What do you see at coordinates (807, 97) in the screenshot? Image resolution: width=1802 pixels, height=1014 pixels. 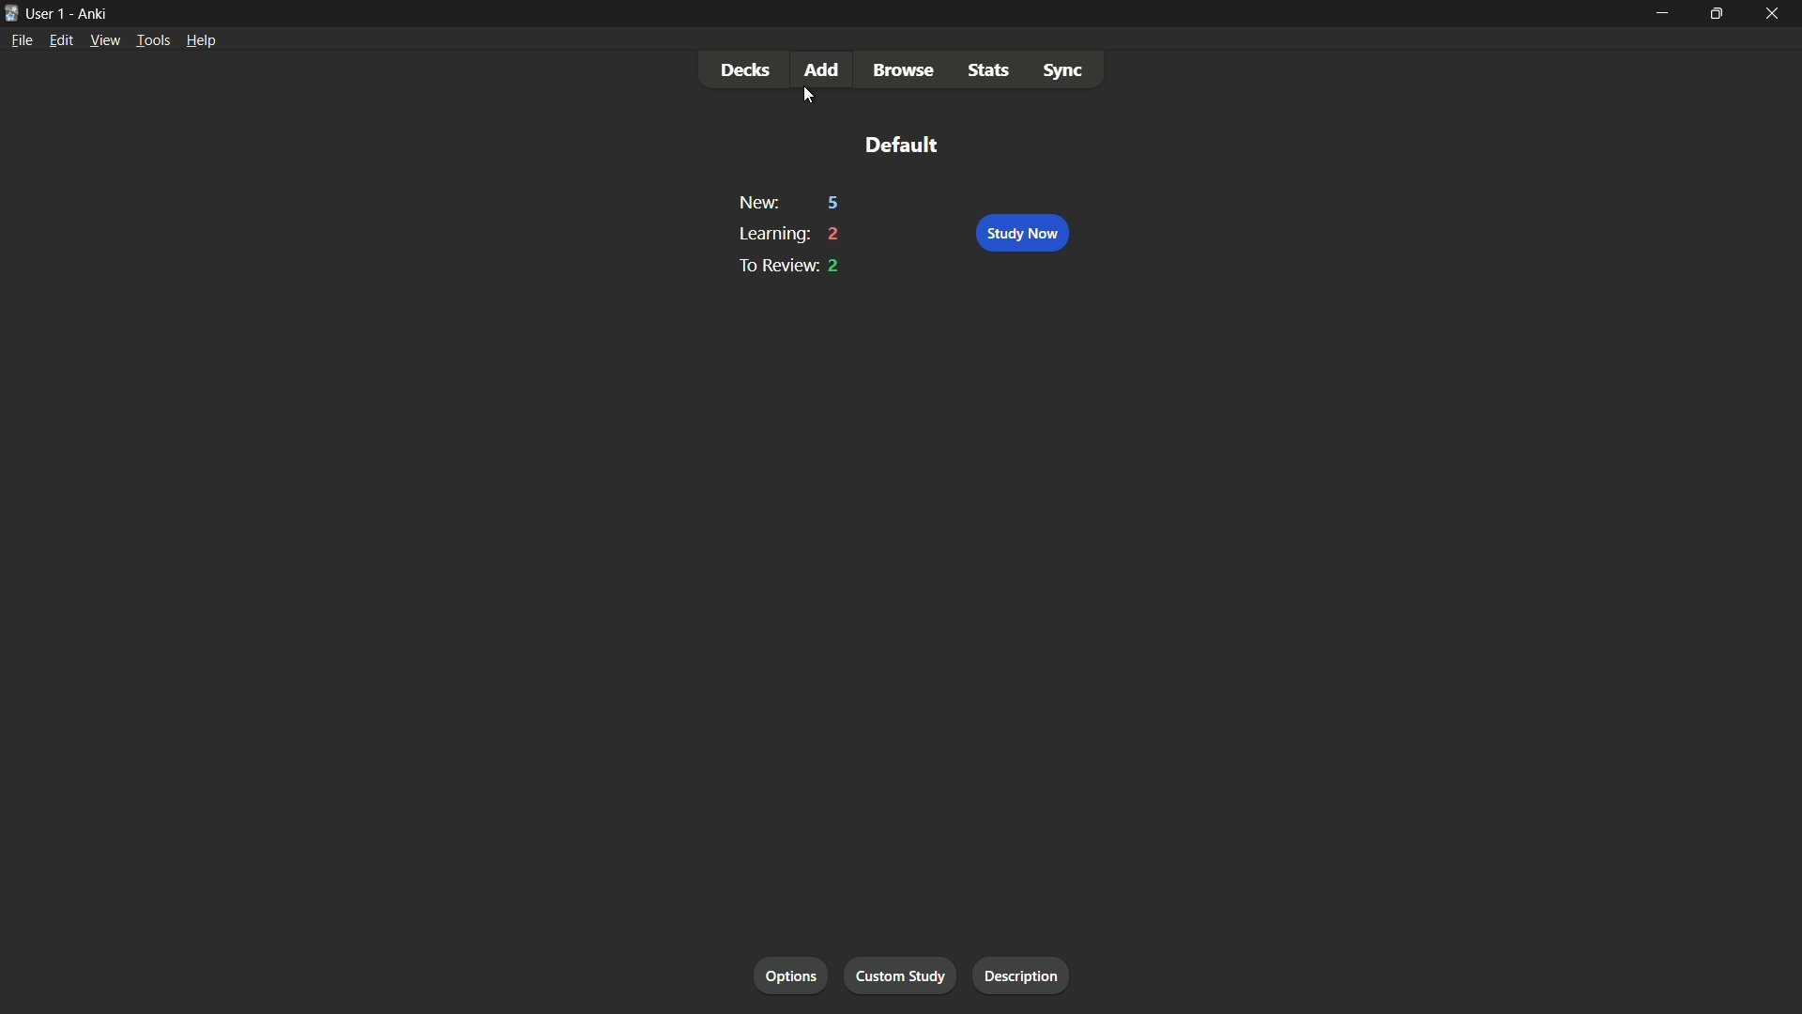 I see `cursor` at bounding box center [807, 97].